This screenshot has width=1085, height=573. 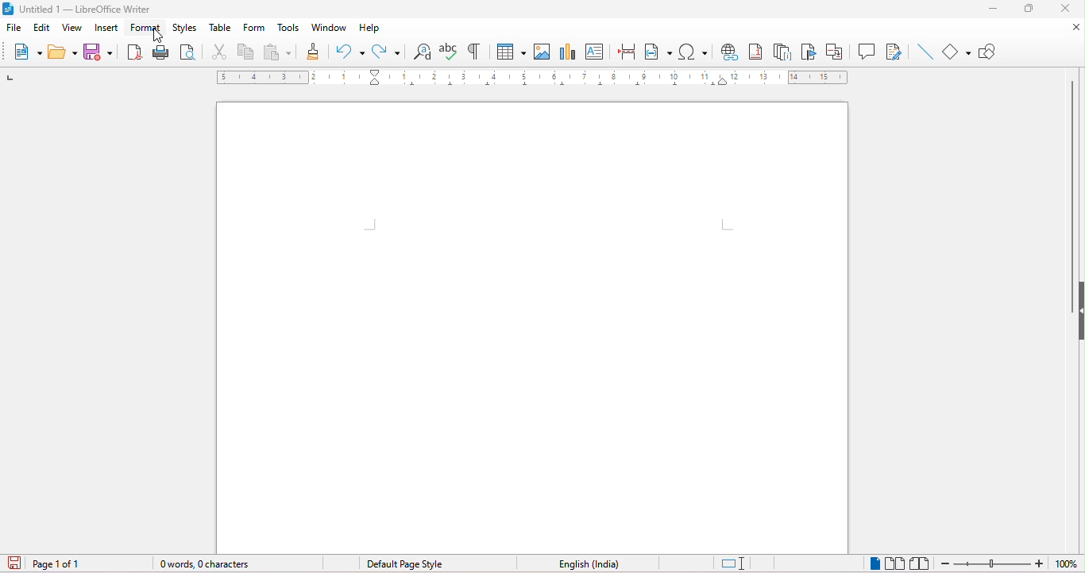 I want to click on endnote, so click(x=786, y=51).